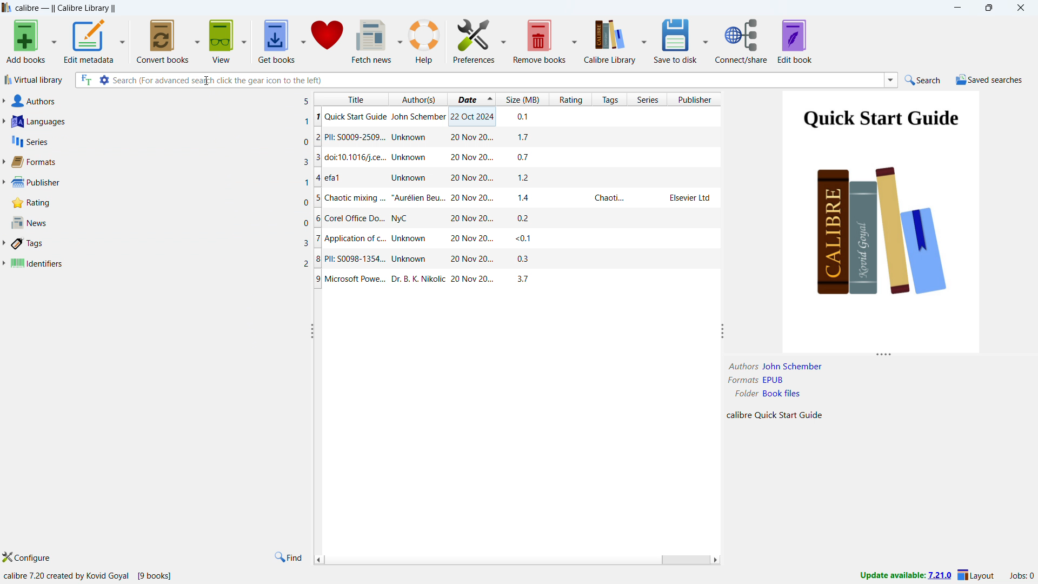  Describe the element at coordinates (793, 366) in the screenshot. I see `John Schember` at that location.